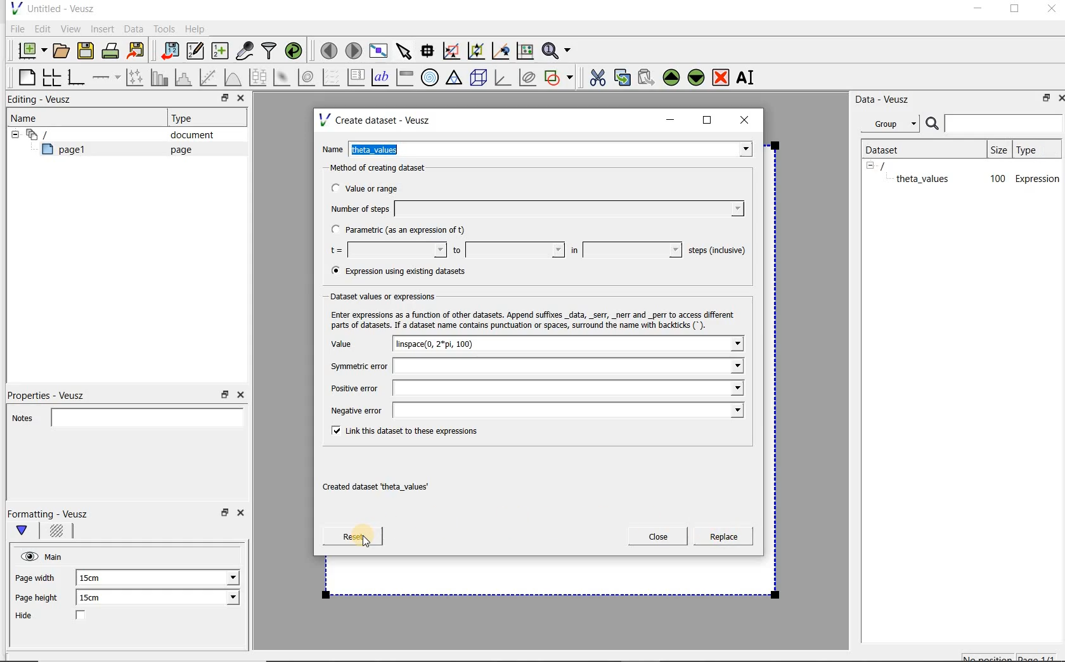 This screenshot has height=662, width=1065. What do you see at coordinates (357, 77) in the screenshot?
I see `plot key` at bounding box center [357, 77].